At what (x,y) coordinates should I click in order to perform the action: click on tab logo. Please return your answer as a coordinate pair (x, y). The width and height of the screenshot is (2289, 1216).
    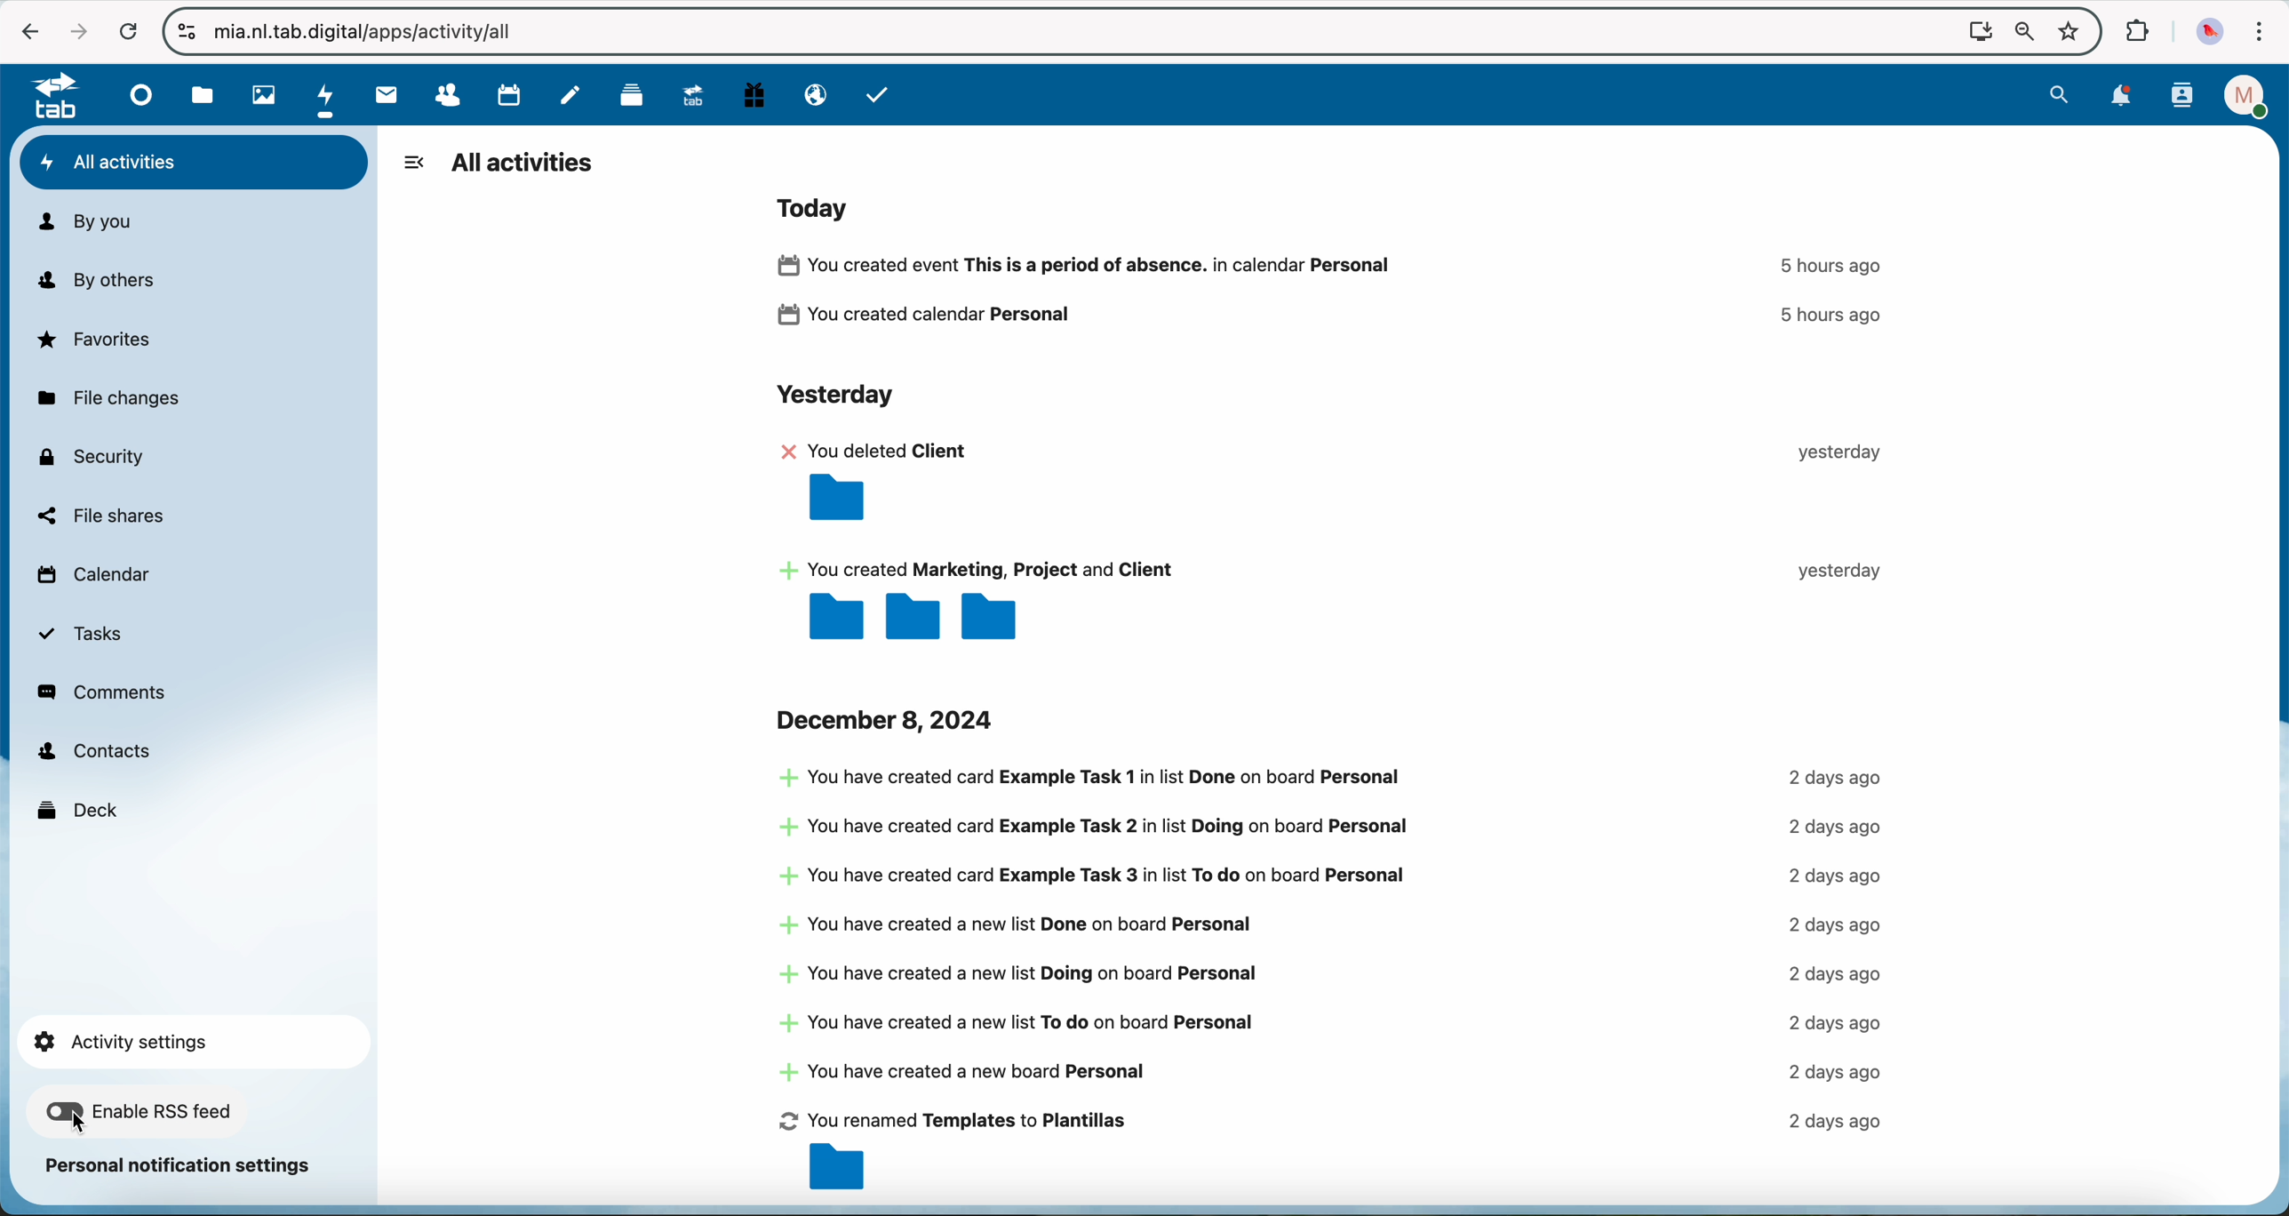
    Looking at the image, I should click on (47, 97).